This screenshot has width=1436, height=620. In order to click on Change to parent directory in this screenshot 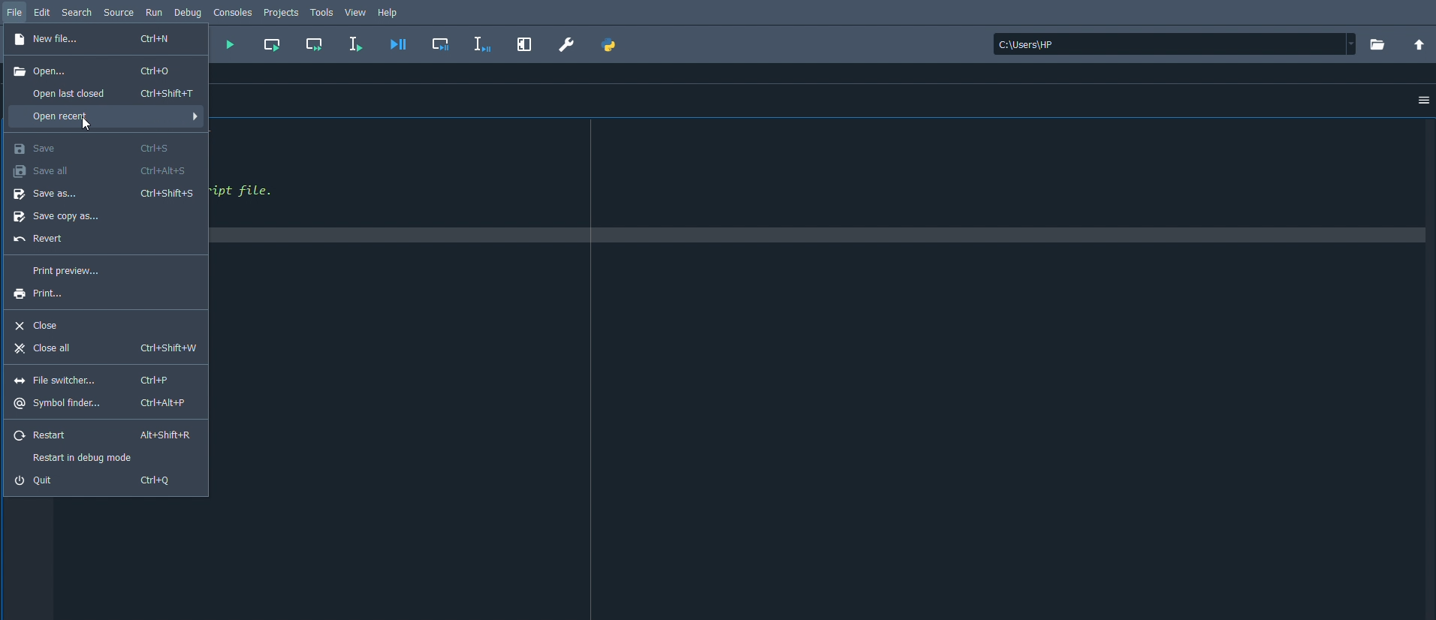, I will do `click(1419, 45)`.